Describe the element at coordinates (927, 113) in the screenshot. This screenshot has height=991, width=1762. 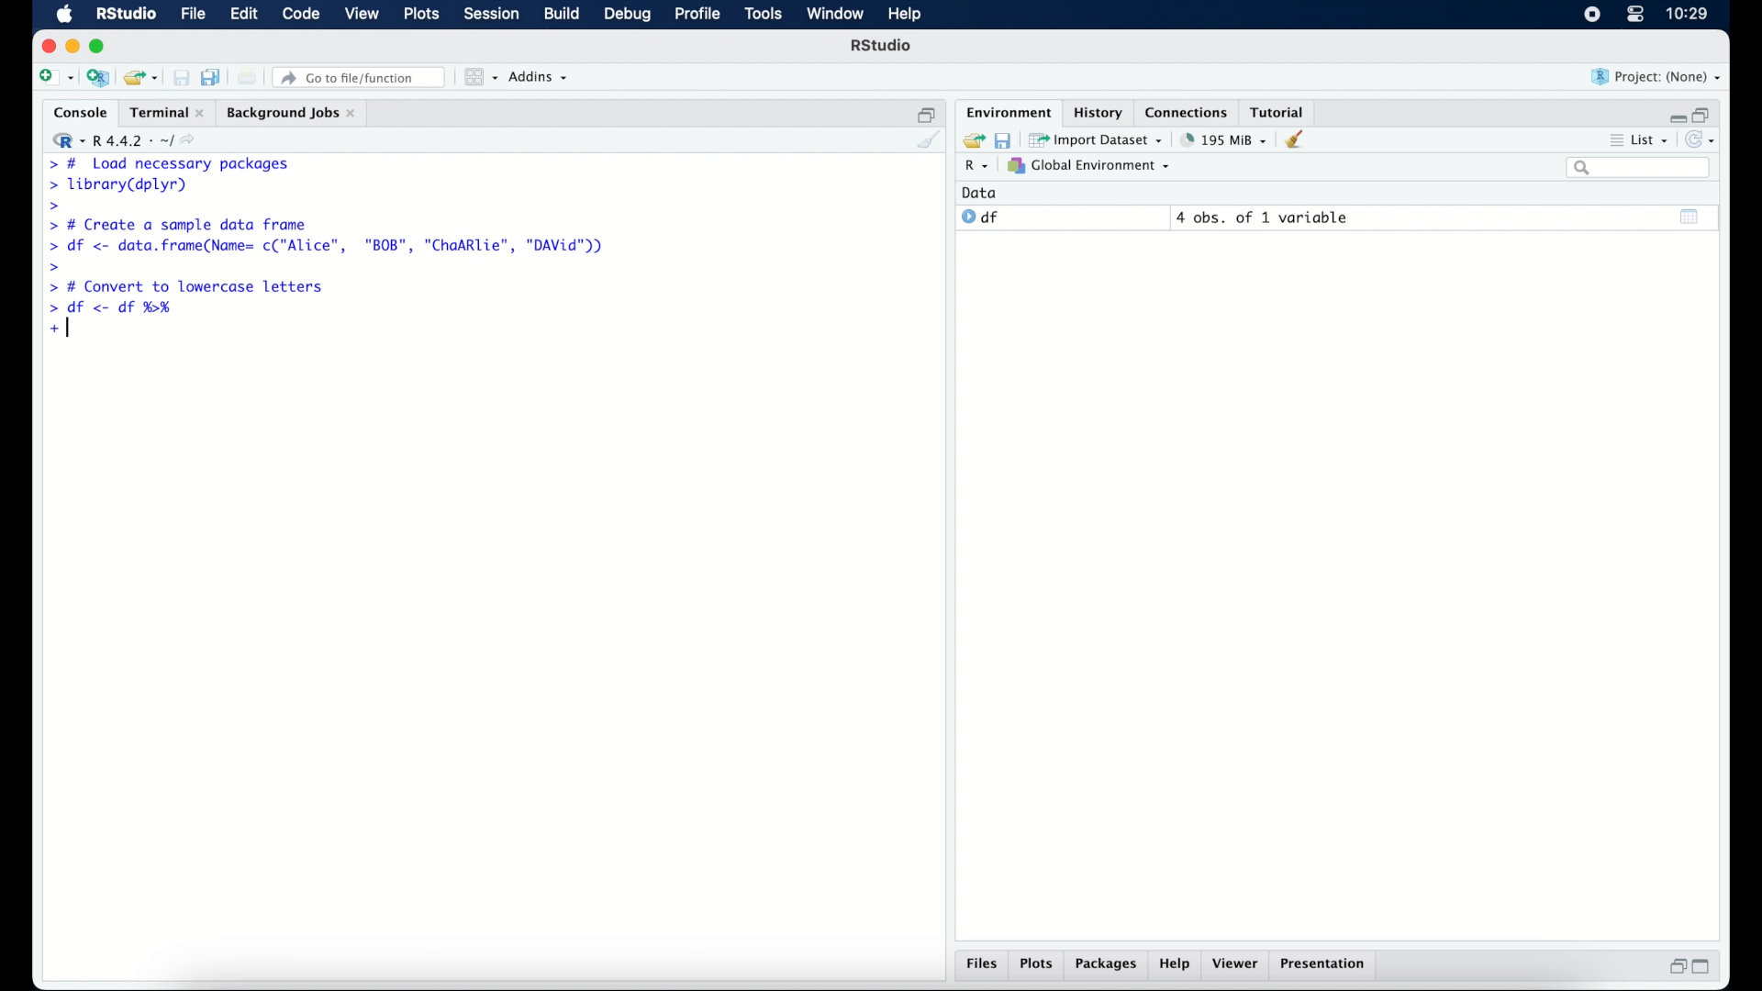
I see `restore down` at that location.